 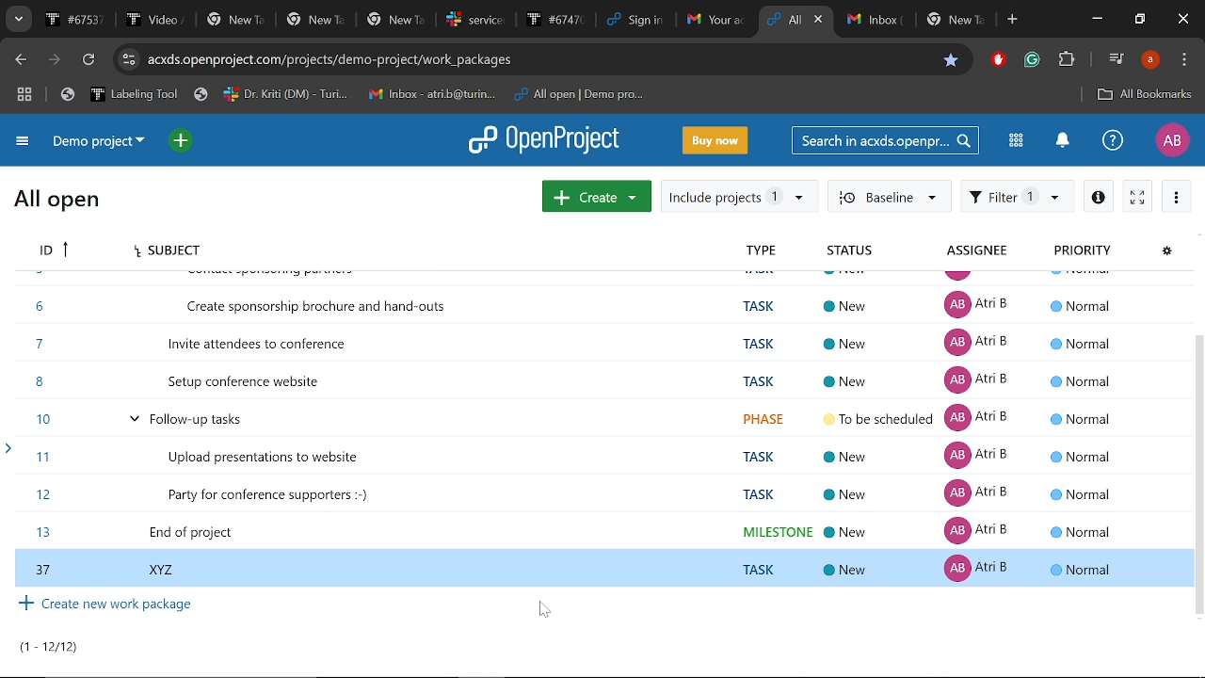 What do you see at coordinates (1113, 140) in the screenshot?
I see `Help` at bounding box center [1113, 140].